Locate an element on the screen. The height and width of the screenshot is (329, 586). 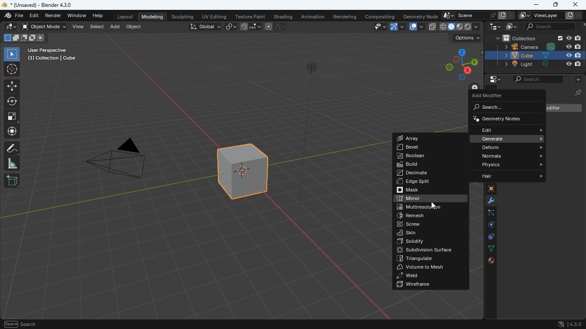
close is located at coordinates (577, 4).